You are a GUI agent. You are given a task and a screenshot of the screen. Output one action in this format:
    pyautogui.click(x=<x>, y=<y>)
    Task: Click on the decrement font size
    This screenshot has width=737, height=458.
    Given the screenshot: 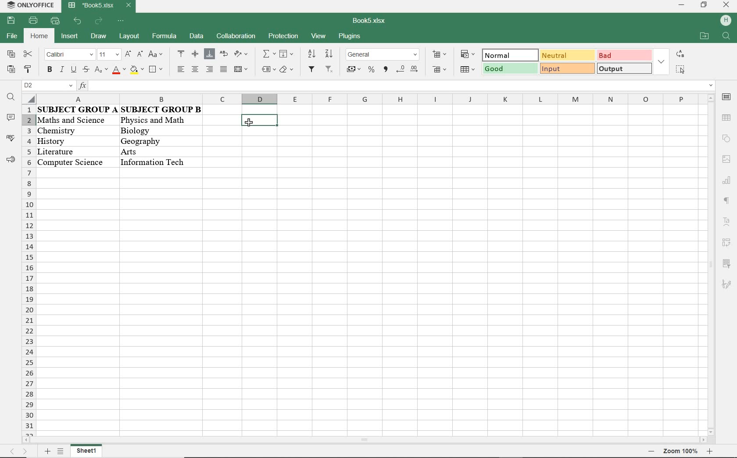 What is the action you would take?
    pyautogui.click(x=140, y=54)
    